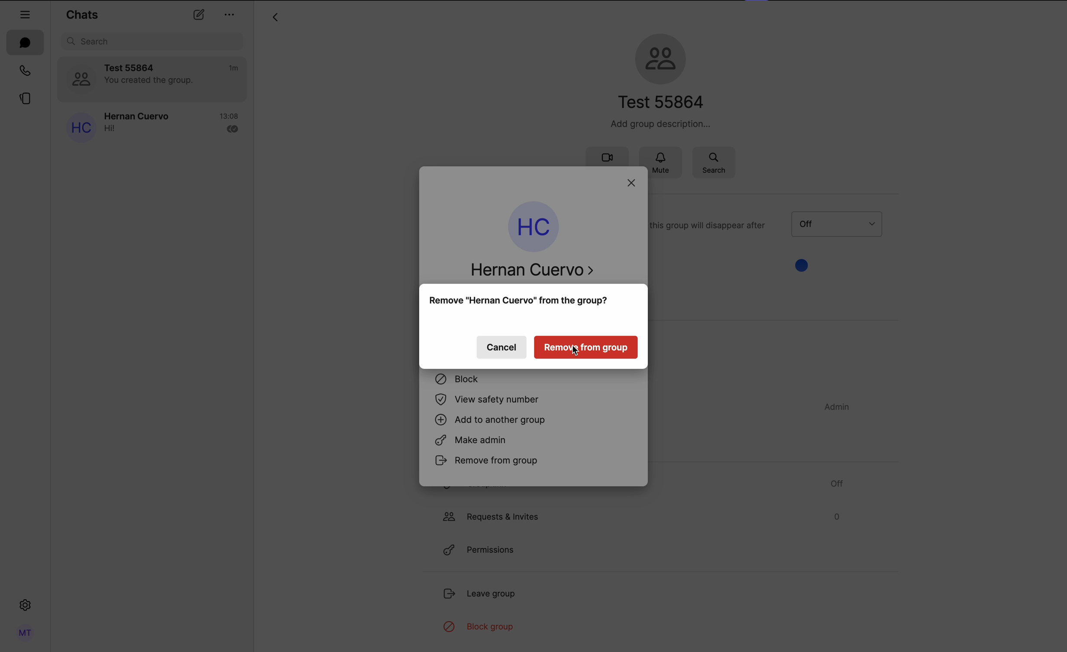 The image size is (1067, 652). What do you see at coordinates (593, 271) in the screenshot?
I see `next contact` at bounding box center [593, 271].